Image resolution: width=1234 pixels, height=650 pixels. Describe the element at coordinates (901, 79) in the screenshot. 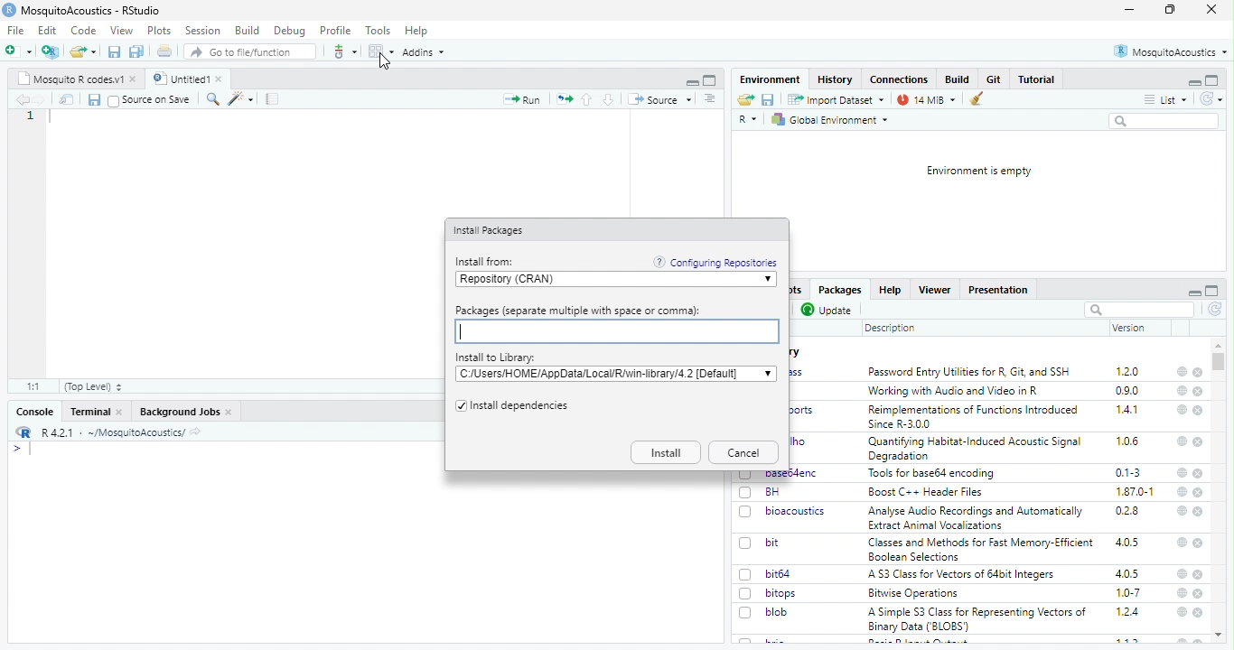

I see `Connections` at that location.